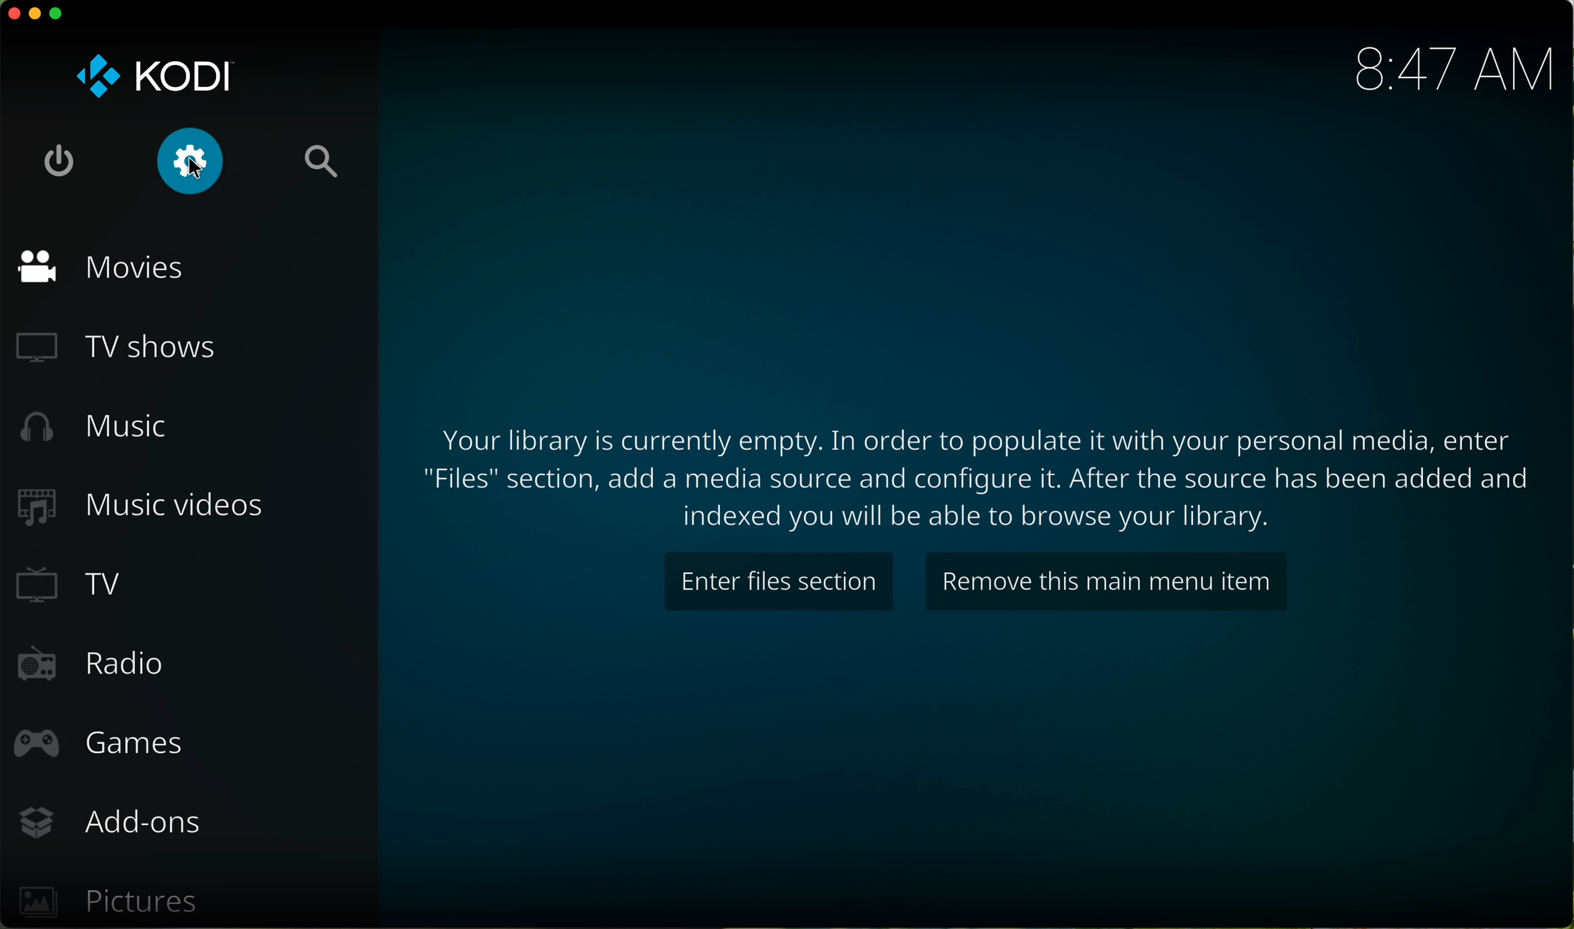  What do you see at coordinates (36, 13) in the screenshot?
I see `minimize` at bounding box center [36, 13].